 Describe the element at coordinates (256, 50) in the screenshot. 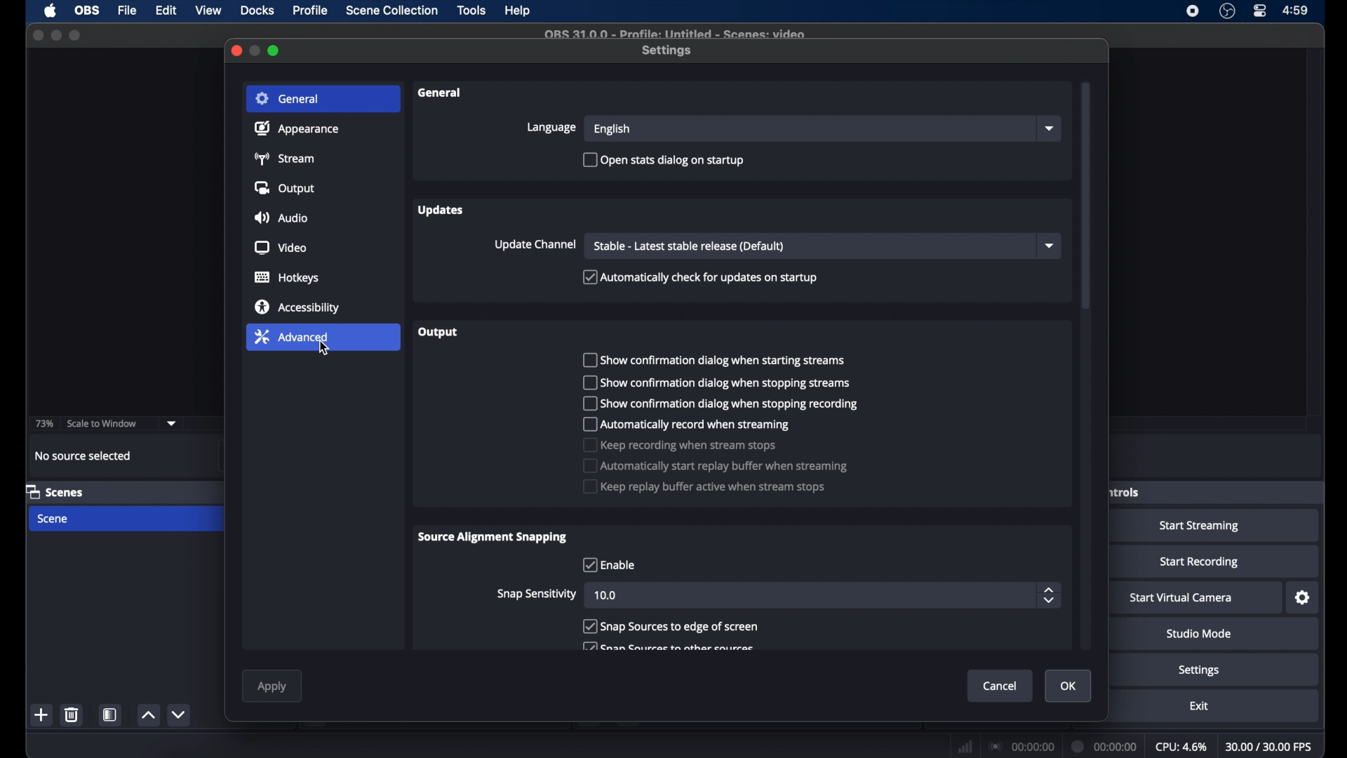

I see `minimize` at that location.